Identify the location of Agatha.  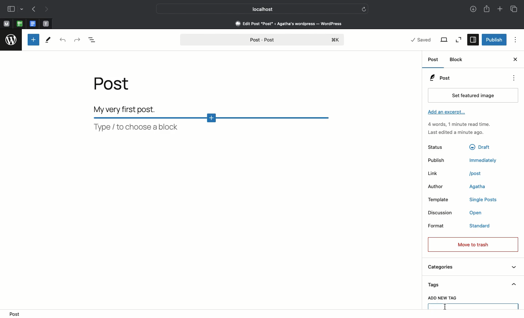
(477, 186).